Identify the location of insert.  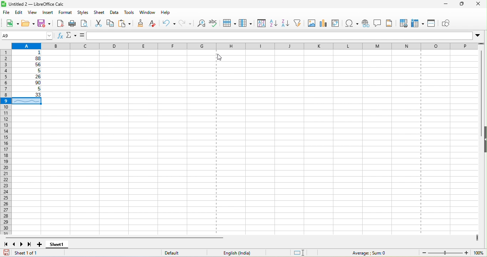
(48, 13).